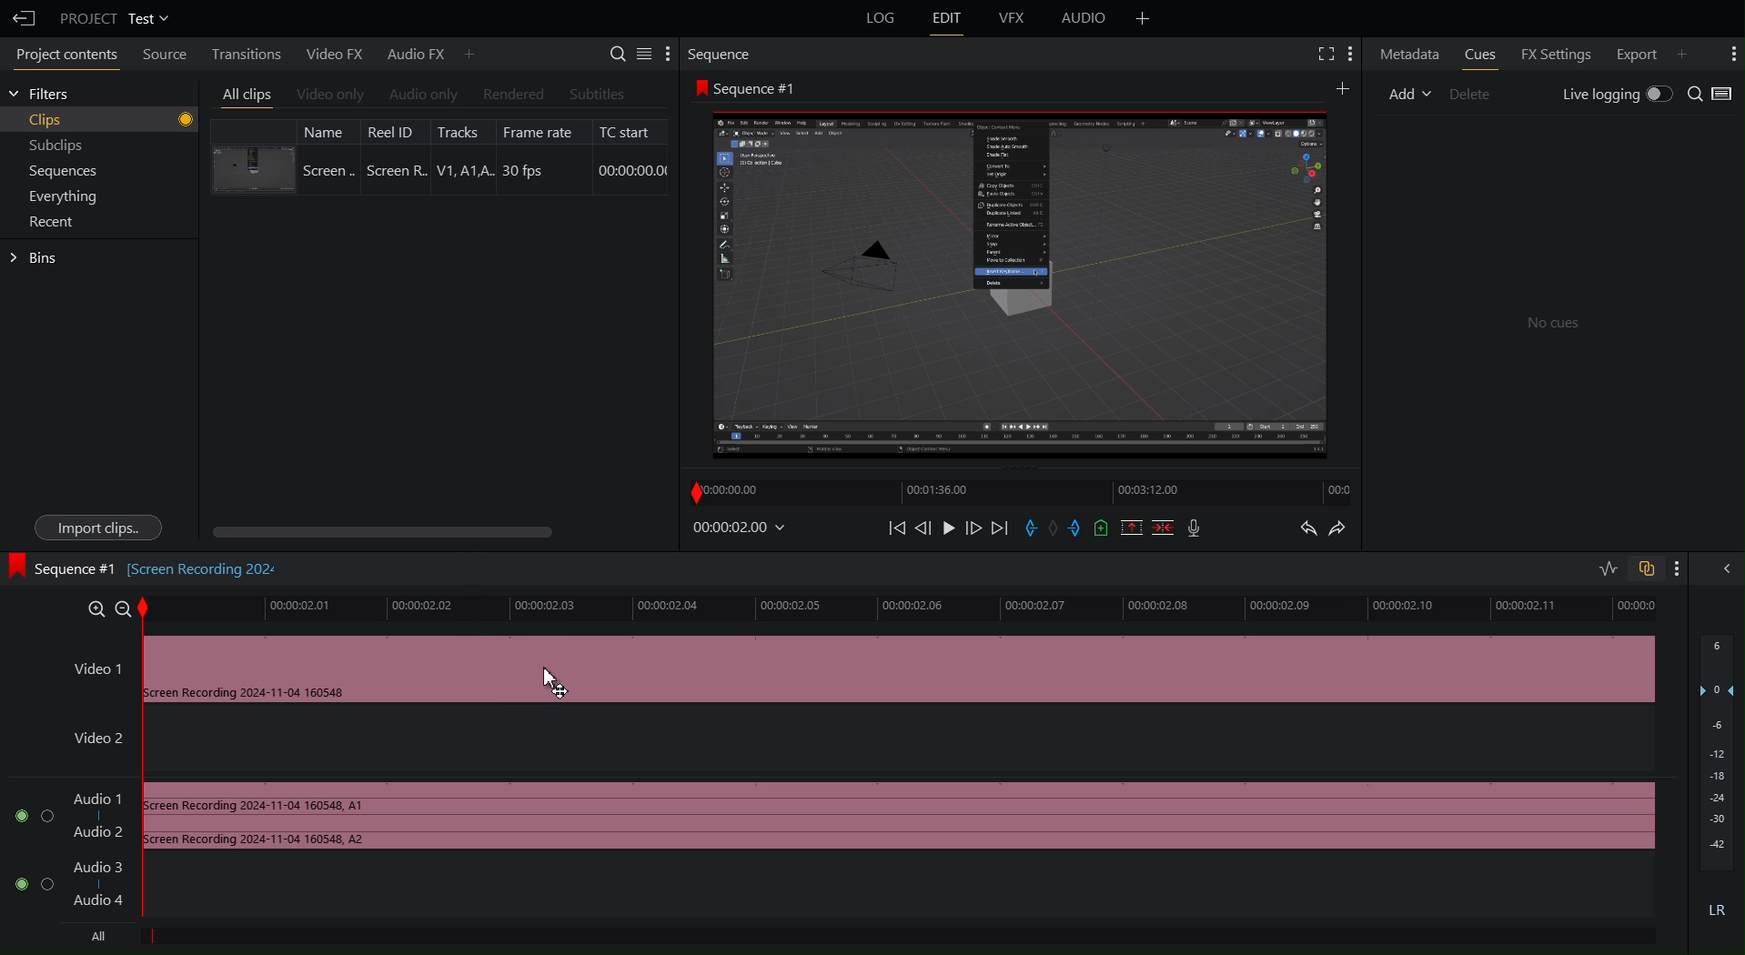 The image size is (1745, 955). I want to click on Transitions, so click(248, 53).